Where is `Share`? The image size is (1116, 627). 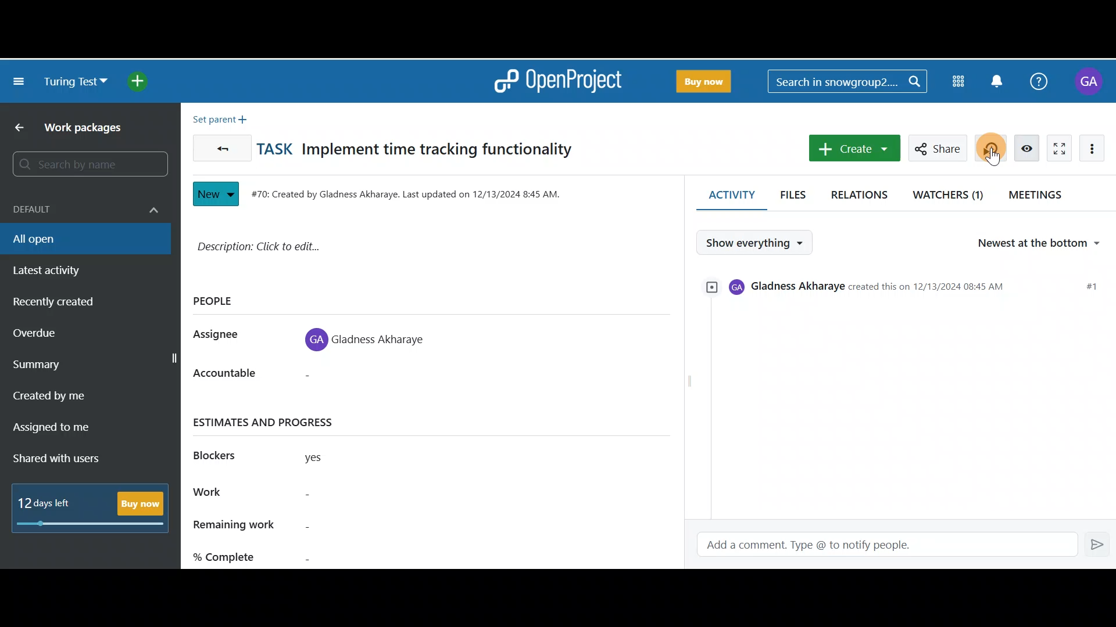
Share is located at coordinates (938, 148).